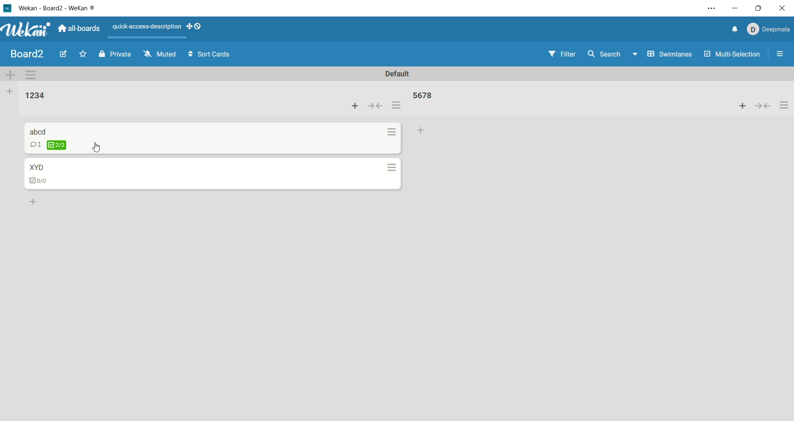 The width and height of the screenshot is (794, 421). What do you see at coordinates (93, 146) in the screenshot?
I see `cursor` at bounding box center [93, 146].